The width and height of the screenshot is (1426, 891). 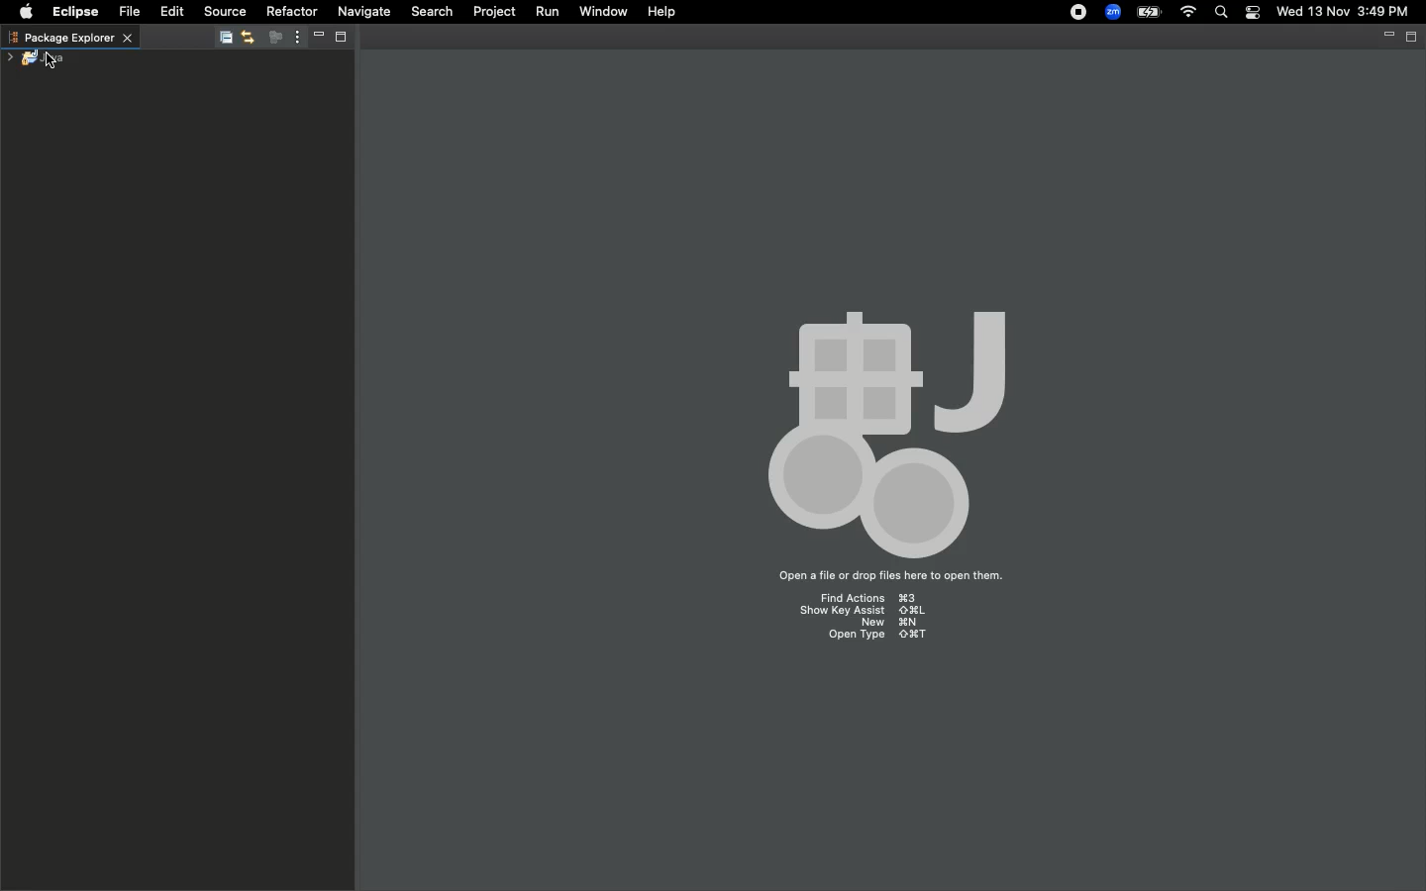 I want to click on Run, so click(x=547, y=13).